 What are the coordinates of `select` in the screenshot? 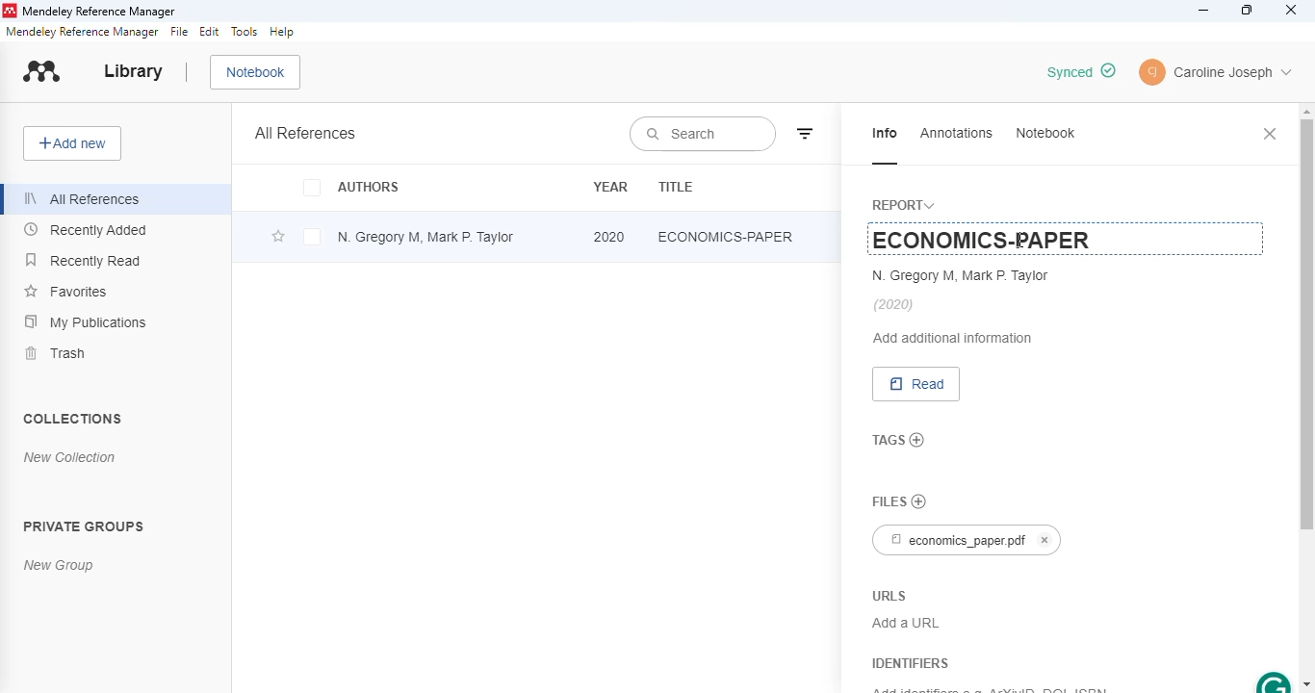 It's located at (312, 237).